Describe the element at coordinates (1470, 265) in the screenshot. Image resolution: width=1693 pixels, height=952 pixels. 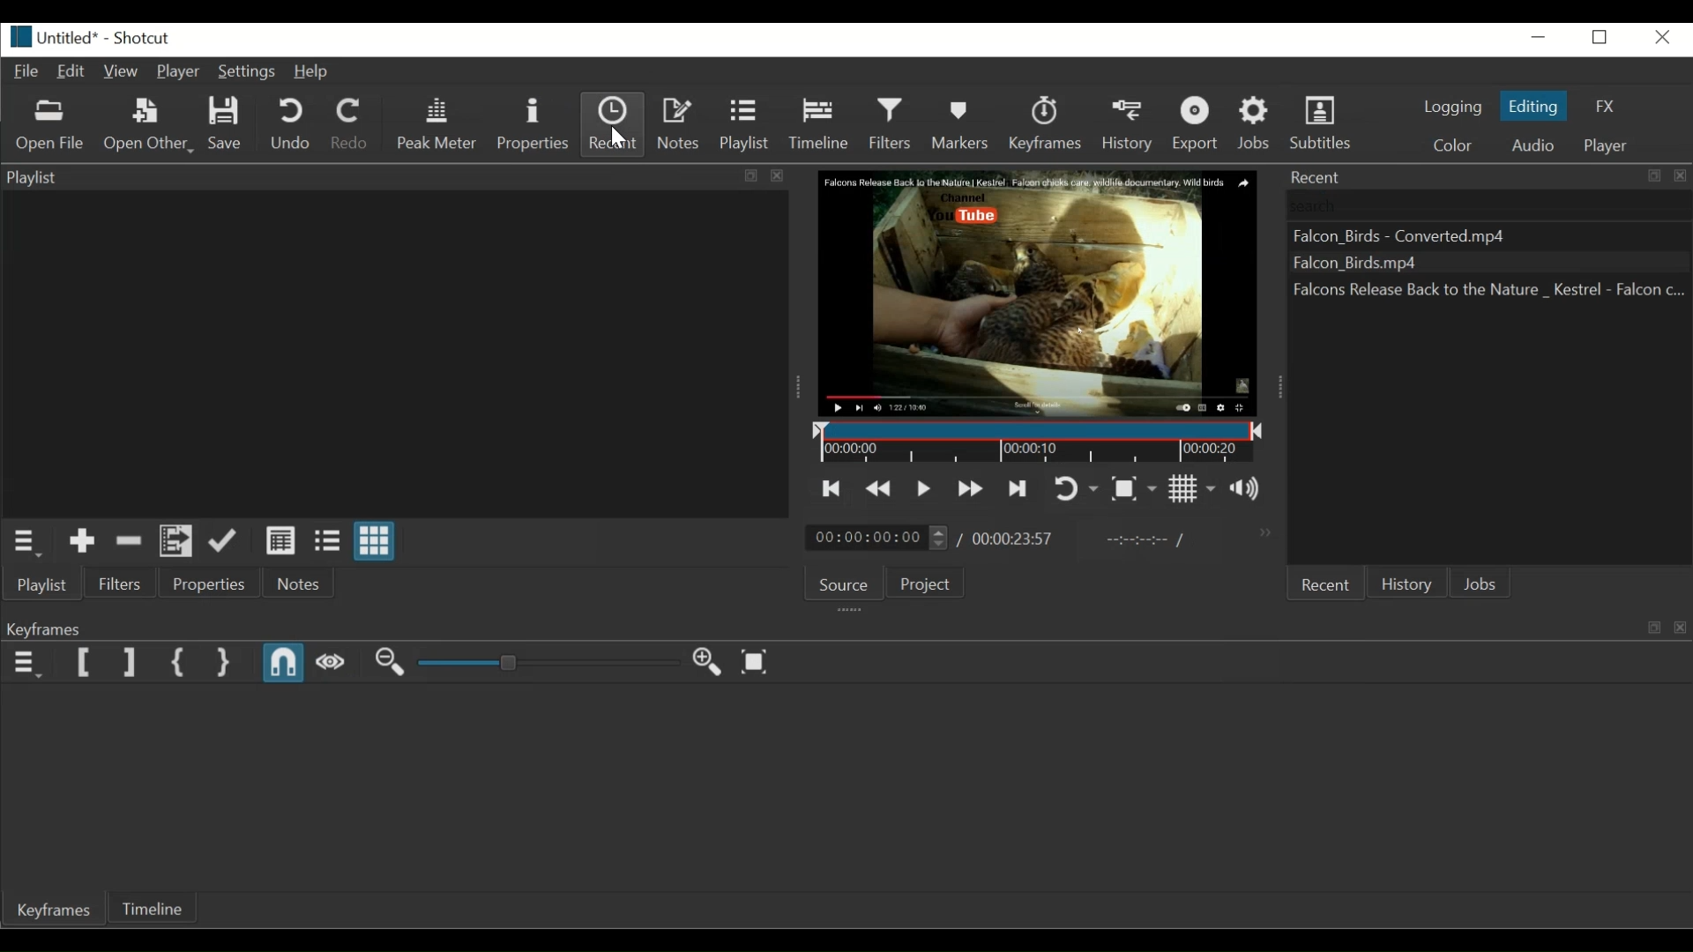
I see `File name` at that location.